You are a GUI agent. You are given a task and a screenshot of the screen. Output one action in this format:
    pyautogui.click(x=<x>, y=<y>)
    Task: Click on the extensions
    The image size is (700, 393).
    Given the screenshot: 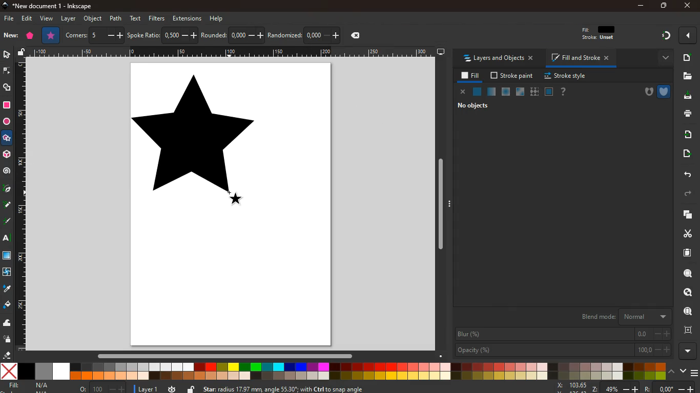 What is the action you would take?
    pyautogui.click(x=187, y=18)
    